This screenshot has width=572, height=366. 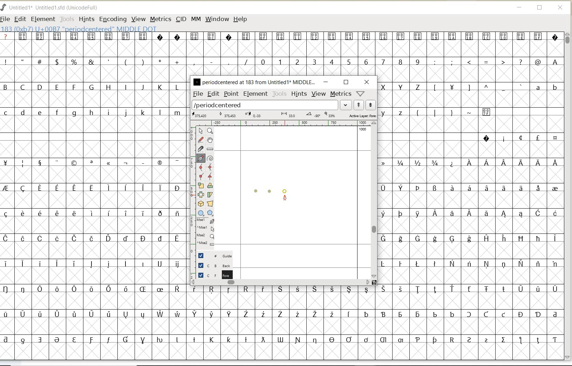 I want to click on point, so click(x=231, y=94).